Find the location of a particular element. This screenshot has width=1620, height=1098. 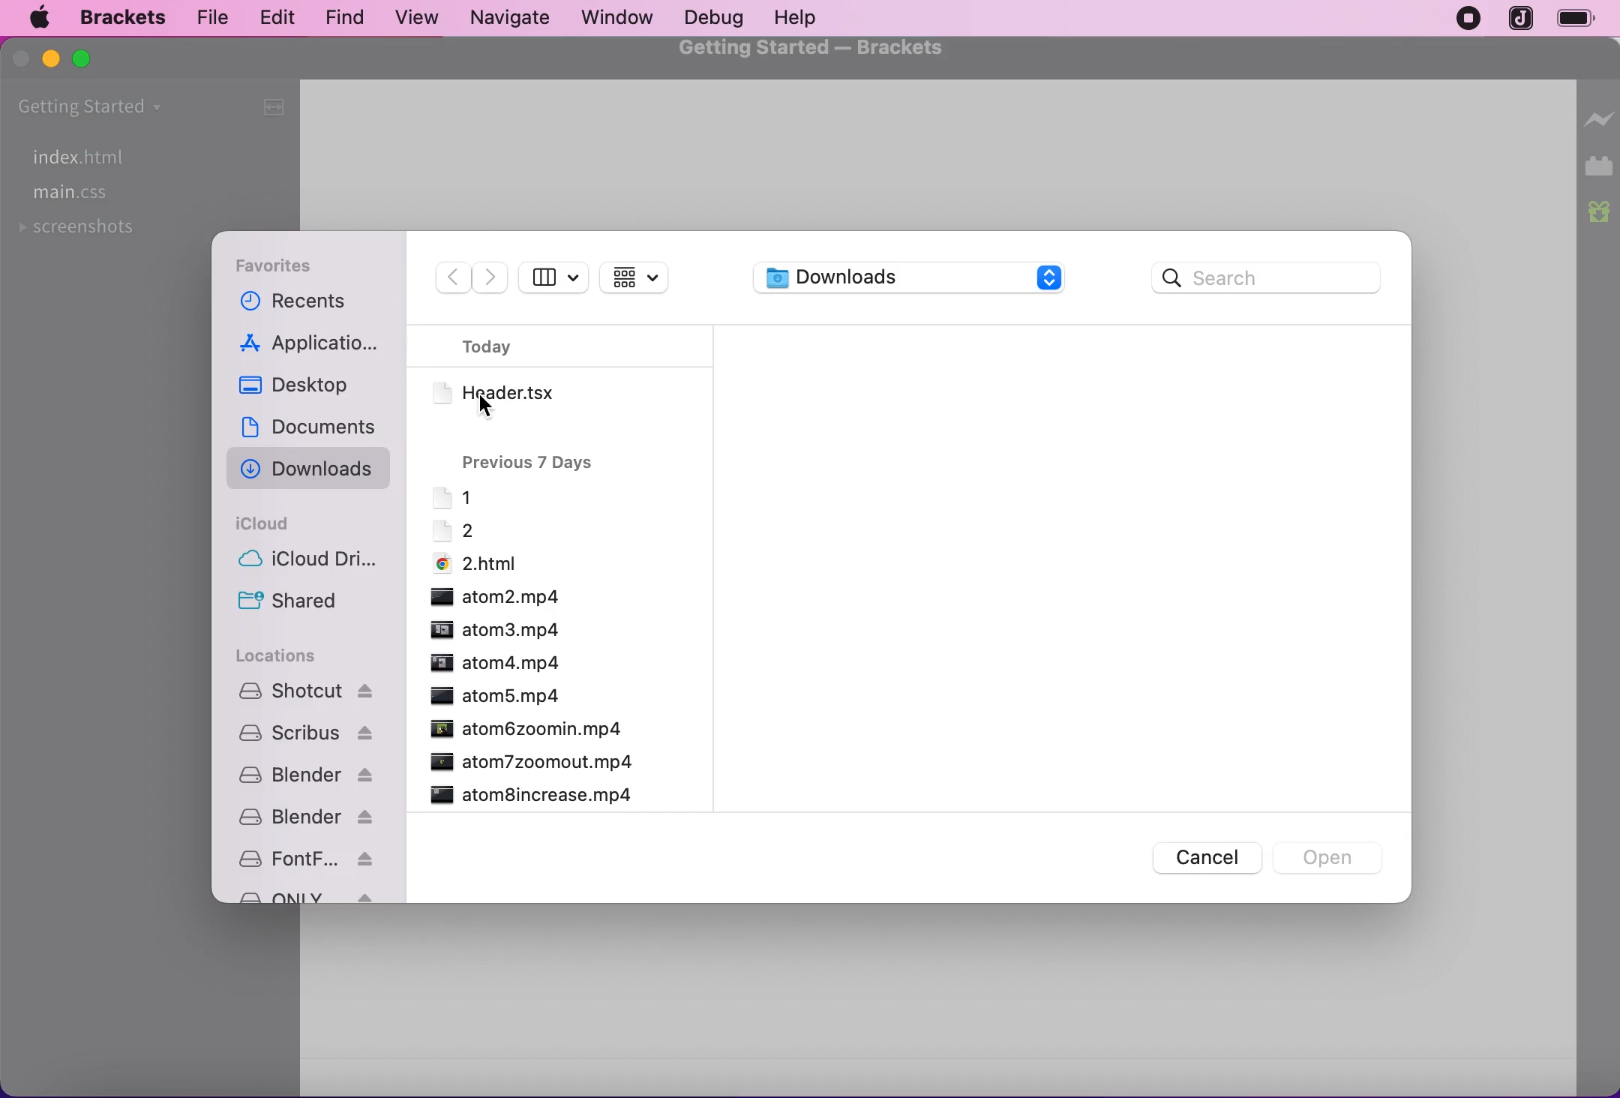

file is located at coordinates (208, 18).